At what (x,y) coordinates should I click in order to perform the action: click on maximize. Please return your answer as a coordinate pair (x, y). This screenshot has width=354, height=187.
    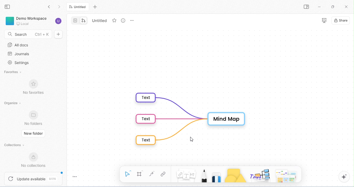
    Looking at the image, I should click on (333, 7).